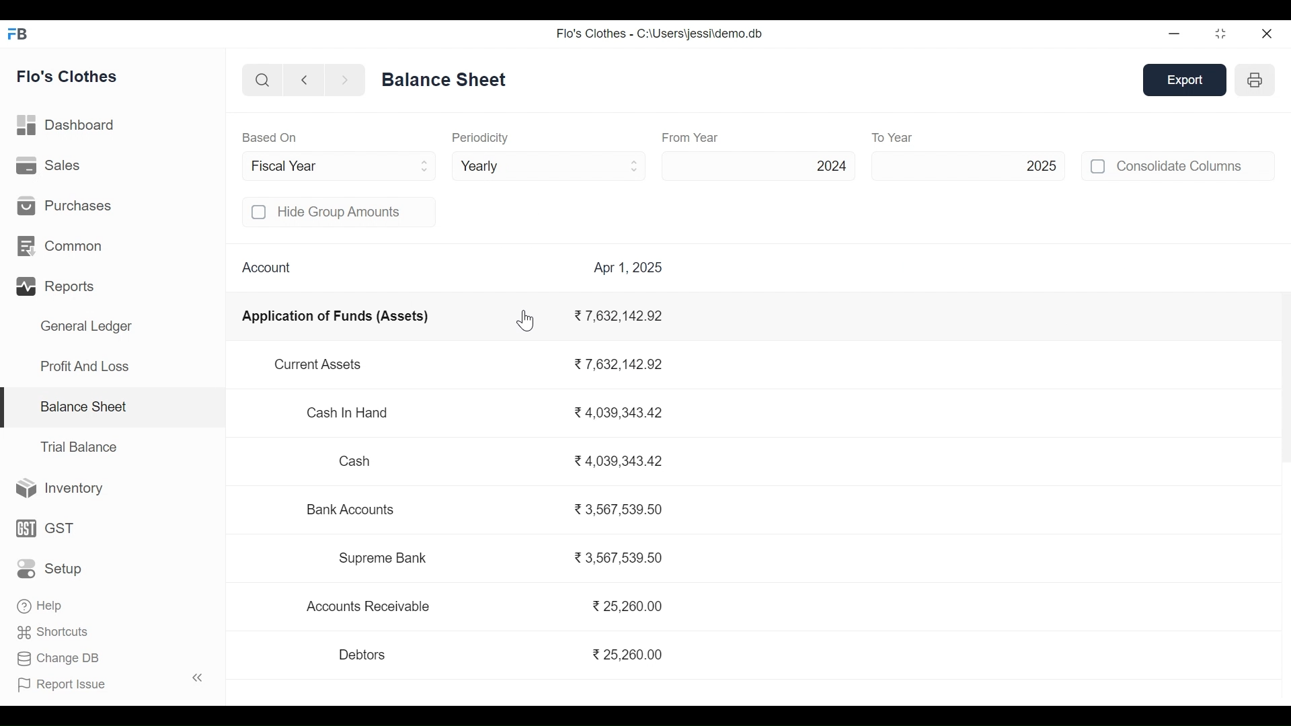 Image resolution: width=1291 pixels, height=726 pixels. I want to click on Balance Sheet, so click(83, 405).